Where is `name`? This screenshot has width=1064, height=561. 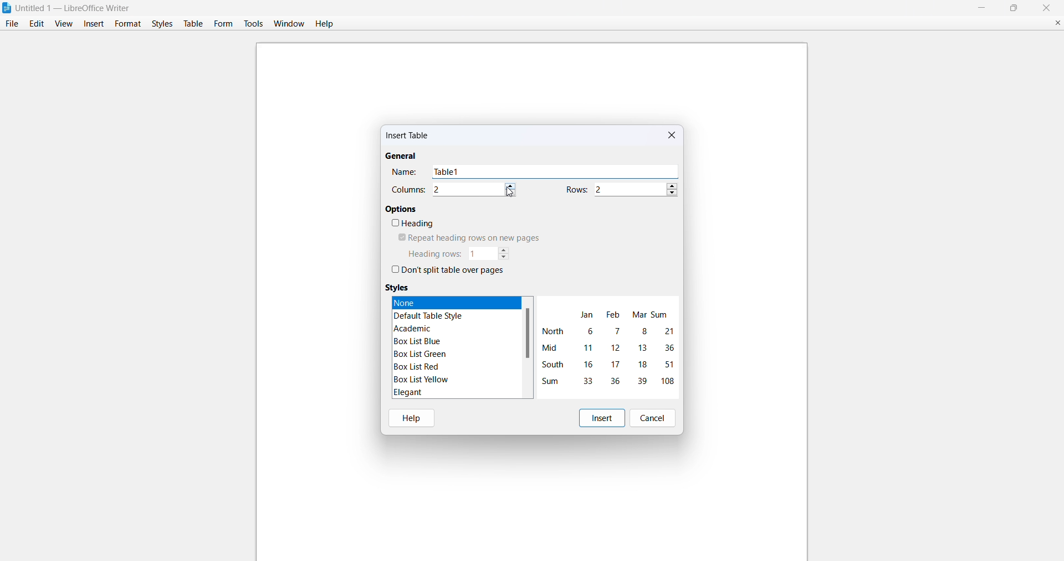 name is located at coordinates (405, 172).